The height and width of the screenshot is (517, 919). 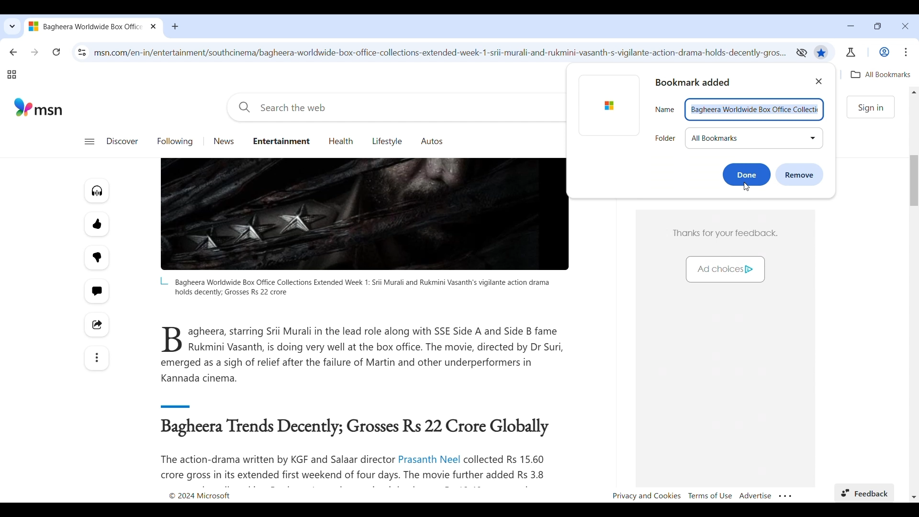 I want to click on Work, so click(x=884, y=52).